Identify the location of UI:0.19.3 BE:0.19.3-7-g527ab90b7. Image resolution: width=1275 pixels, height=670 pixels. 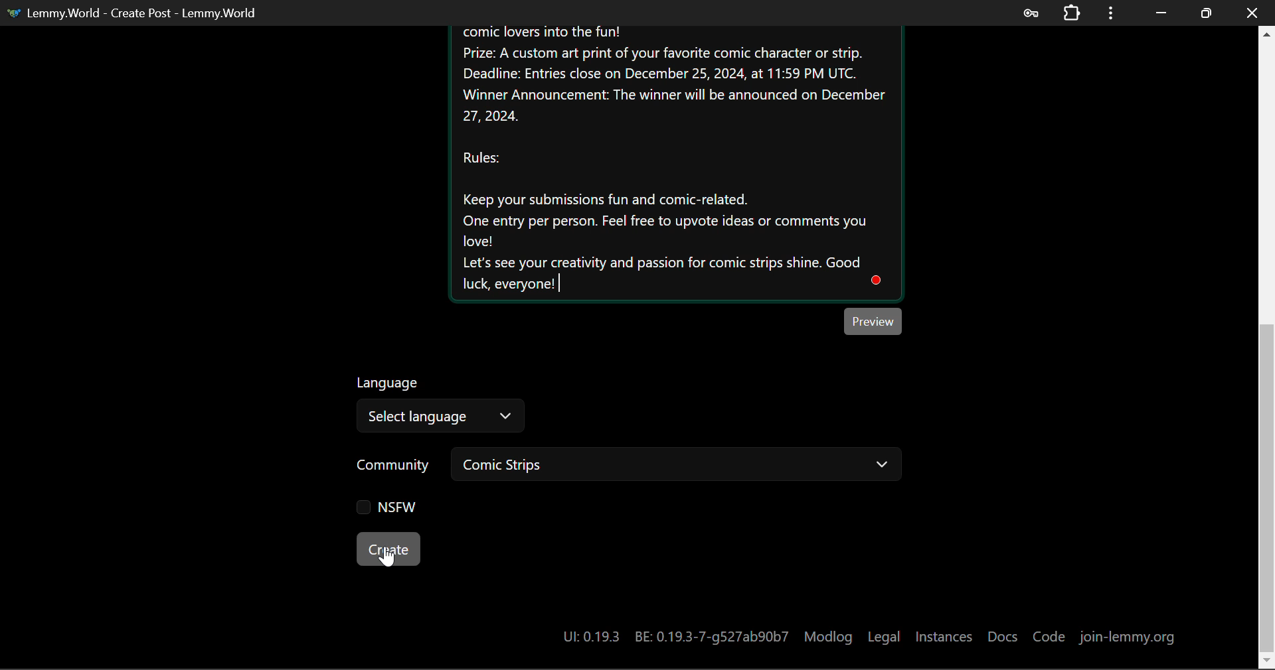
(675, 637).